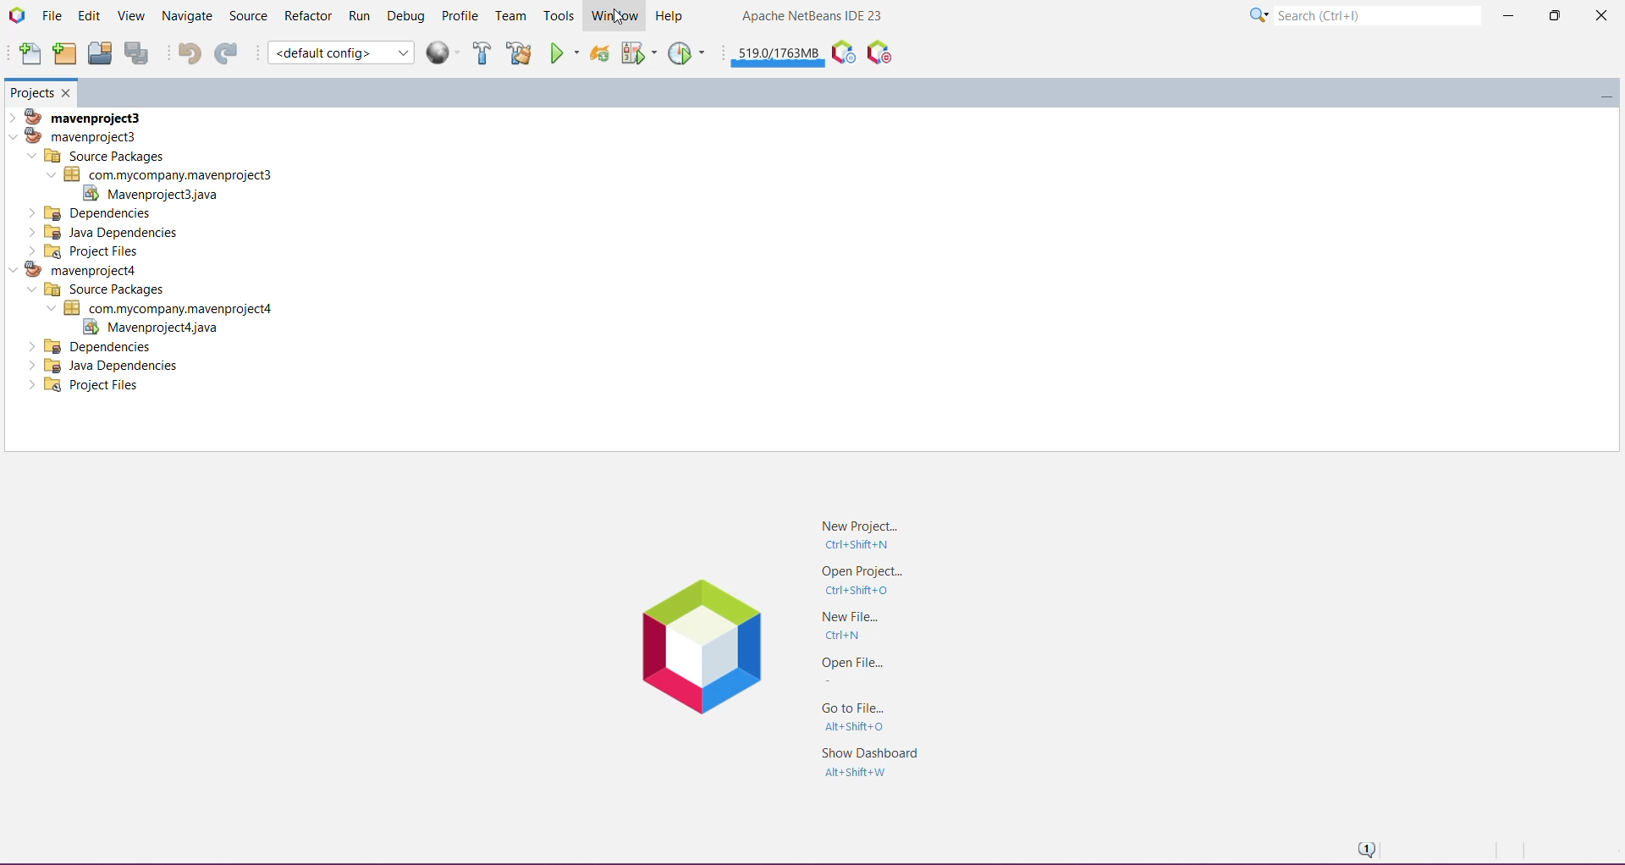 This screenshot has width=1625, height=865. Describe the element at coordinates (406, 14) in the screenshot. I see `Debug` at that location.